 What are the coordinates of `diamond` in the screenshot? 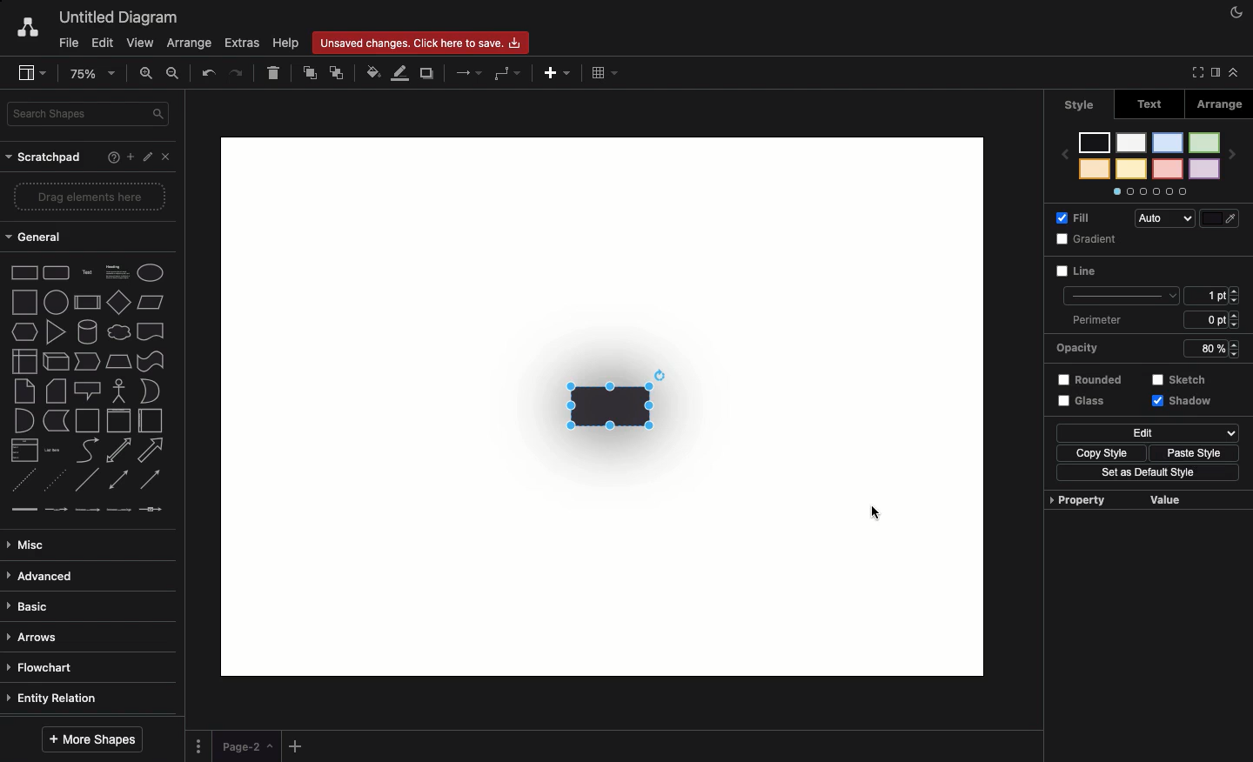 It's located at (117, 304).